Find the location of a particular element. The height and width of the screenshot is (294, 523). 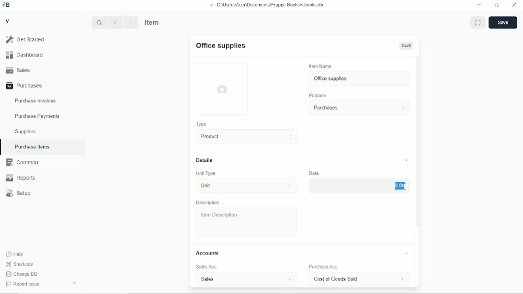

office supplies is located at coordinates (360, 79).